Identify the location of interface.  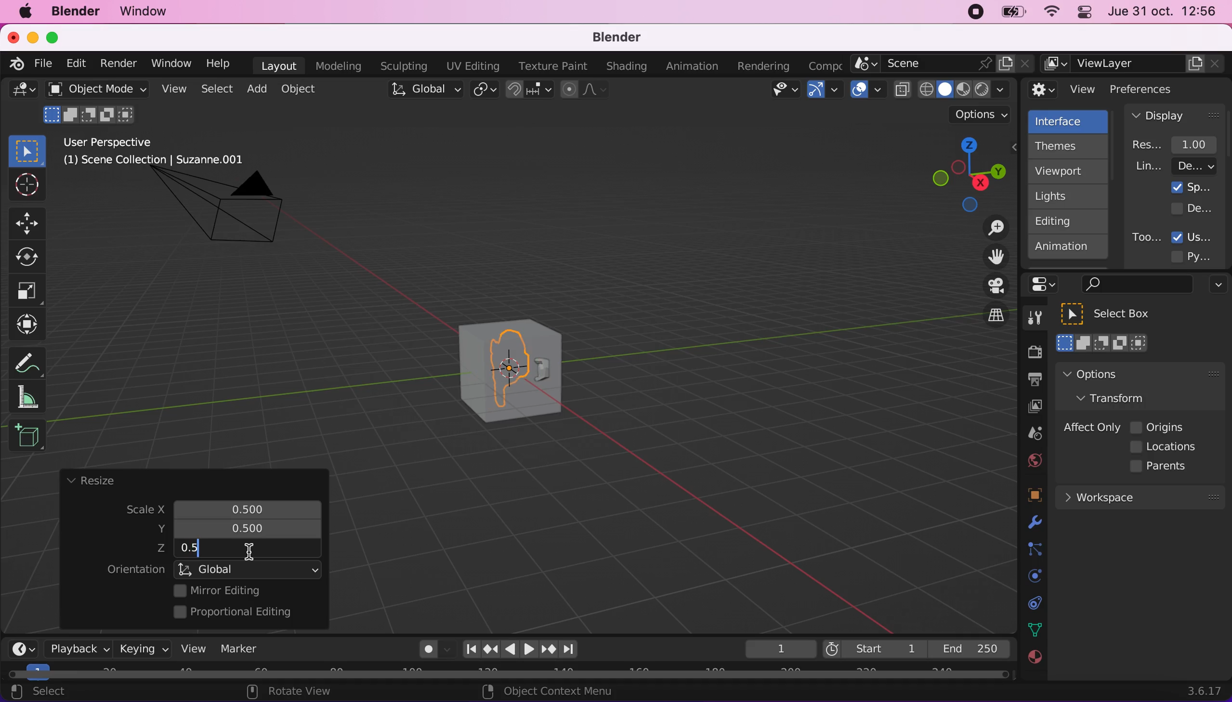
(1070, 120).